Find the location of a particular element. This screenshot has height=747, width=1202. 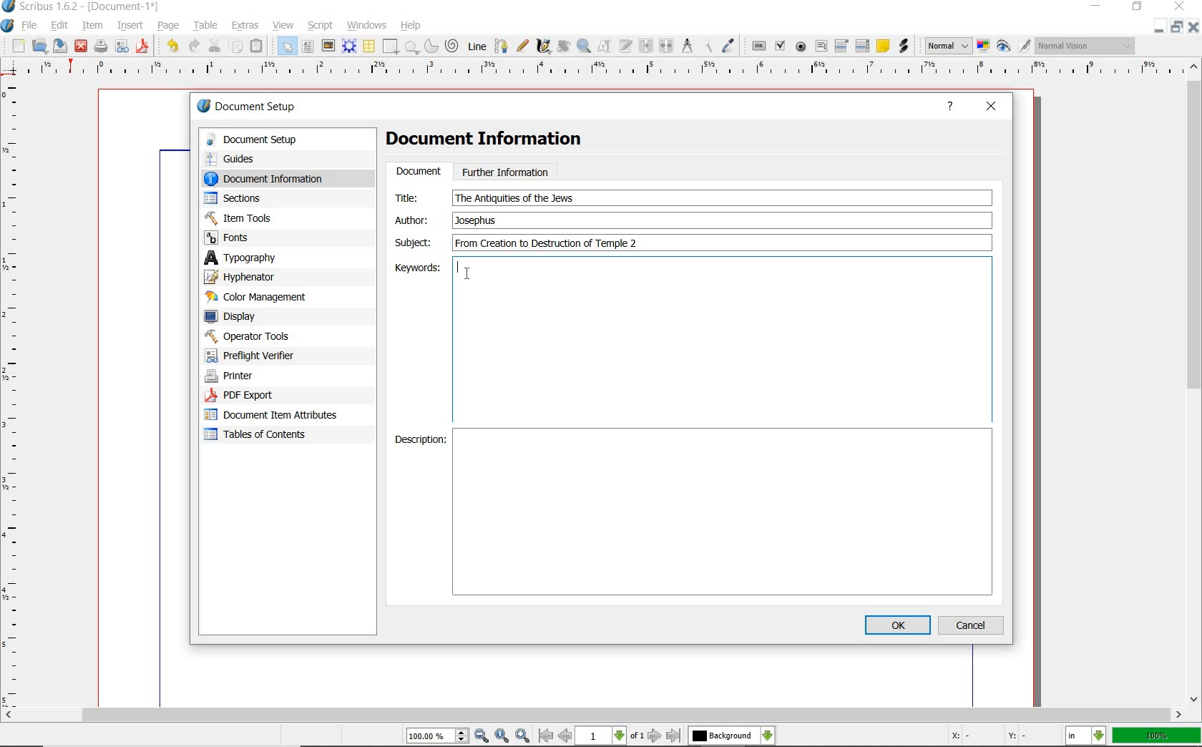

link annotation is located at coordinates (903, 47).